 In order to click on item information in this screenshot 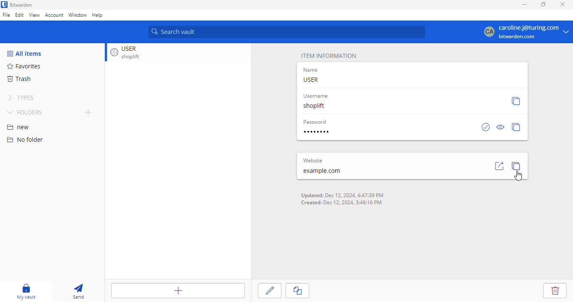, I will do `click(328, 56)`.